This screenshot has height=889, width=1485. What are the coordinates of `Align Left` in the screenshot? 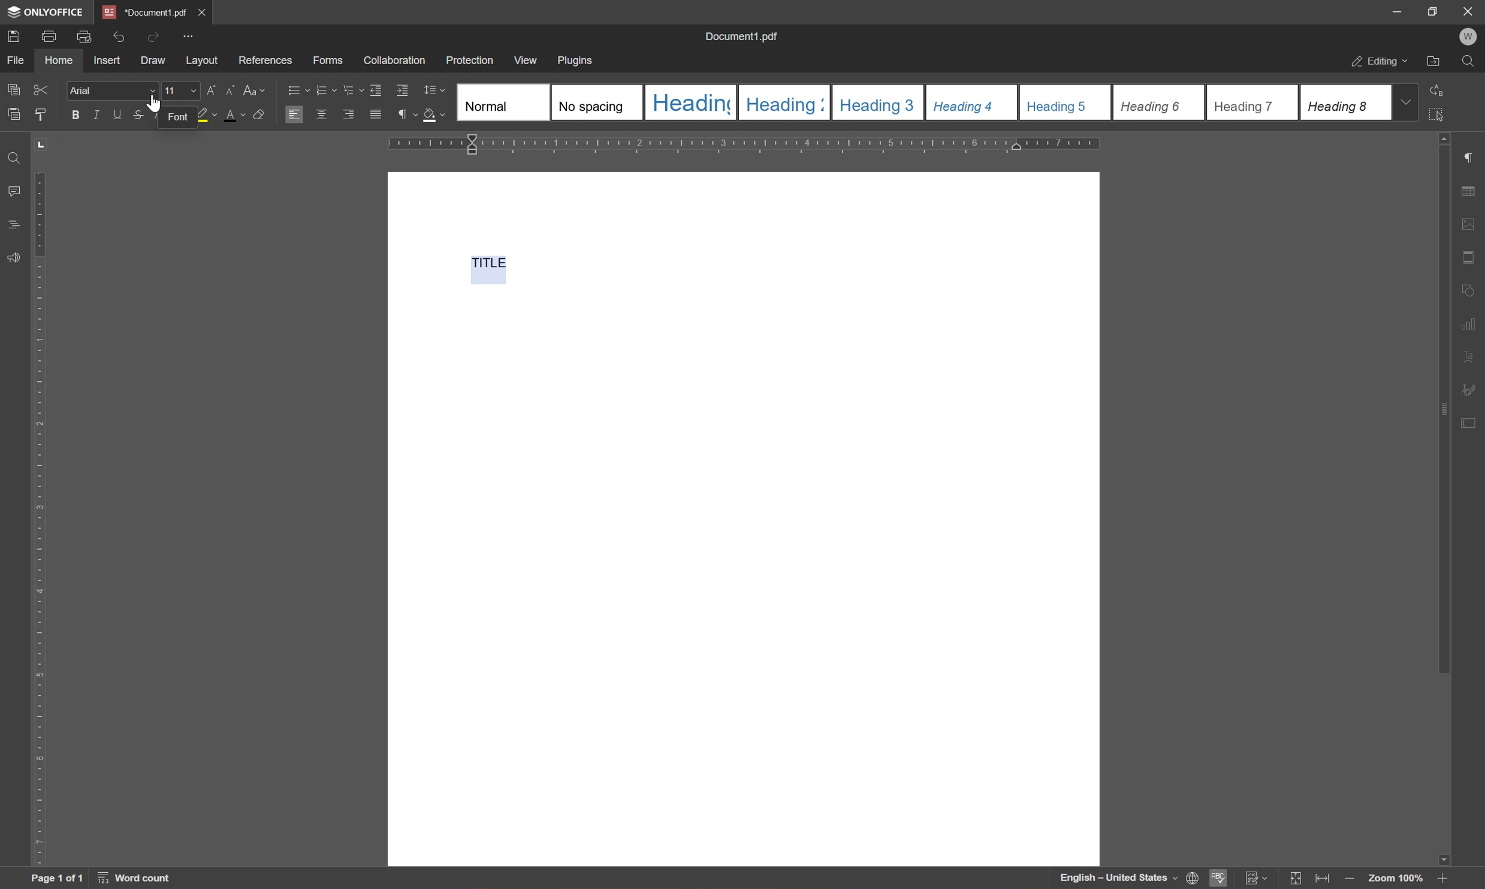 It's located at (294, 114).